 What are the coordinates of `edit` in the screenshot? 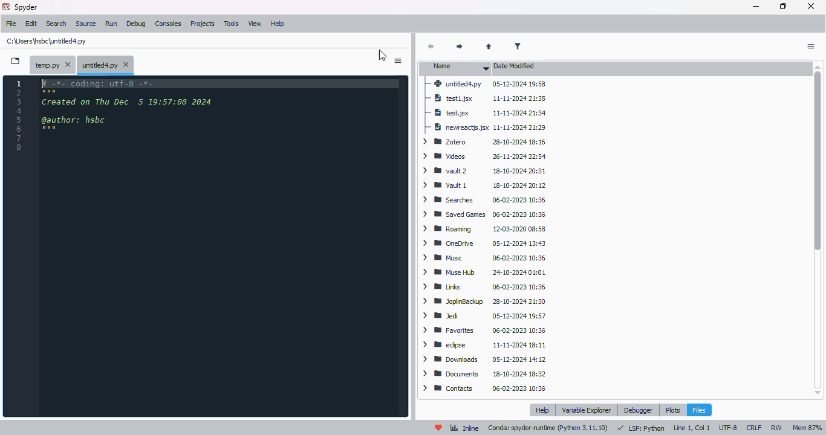 It's located at (31, 24).